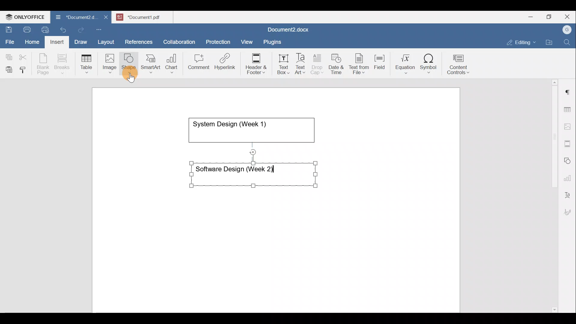 The width and height of the screenshot is (576, 324). I want to click on Signature settings, so click(569, 210).